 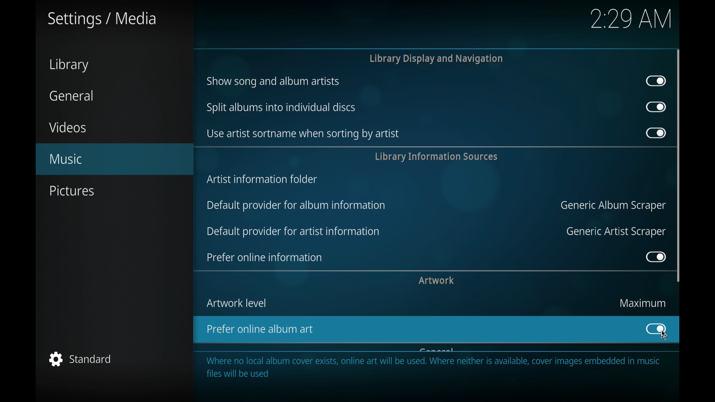 I want to click on toggle button, so click(x=655, y=329).